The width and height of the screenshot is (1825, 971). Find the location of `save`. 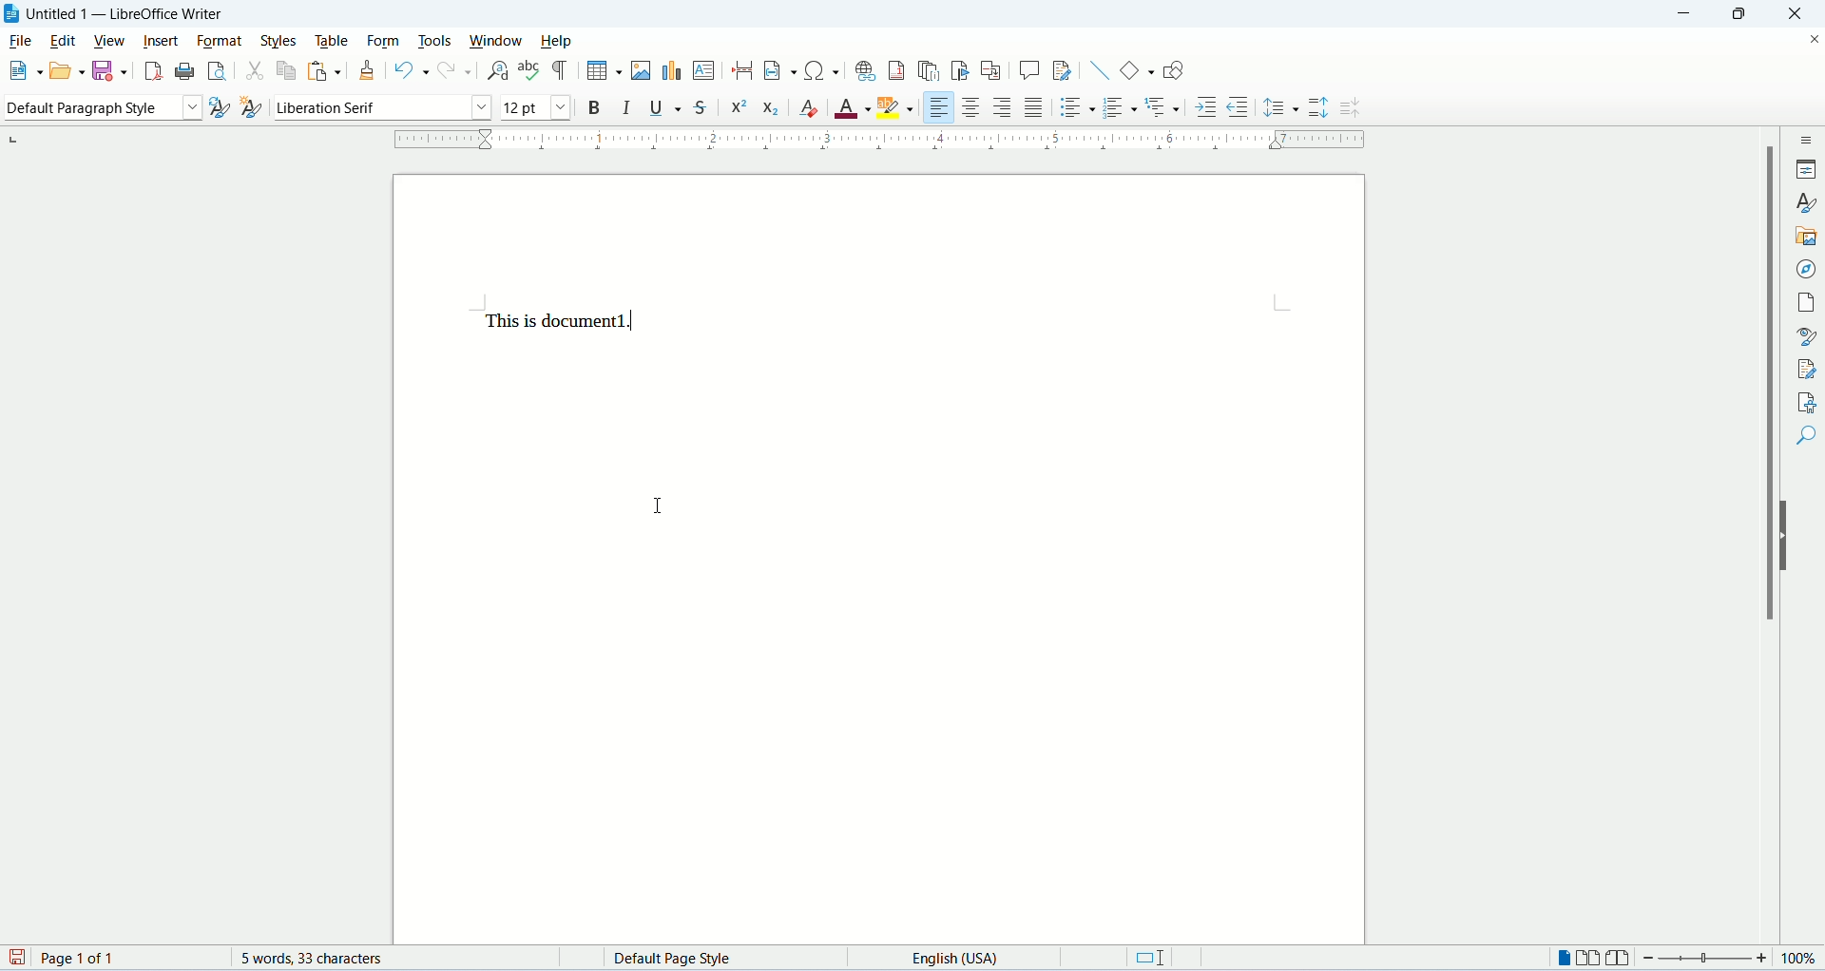

save is located at coordinates (108, 69).